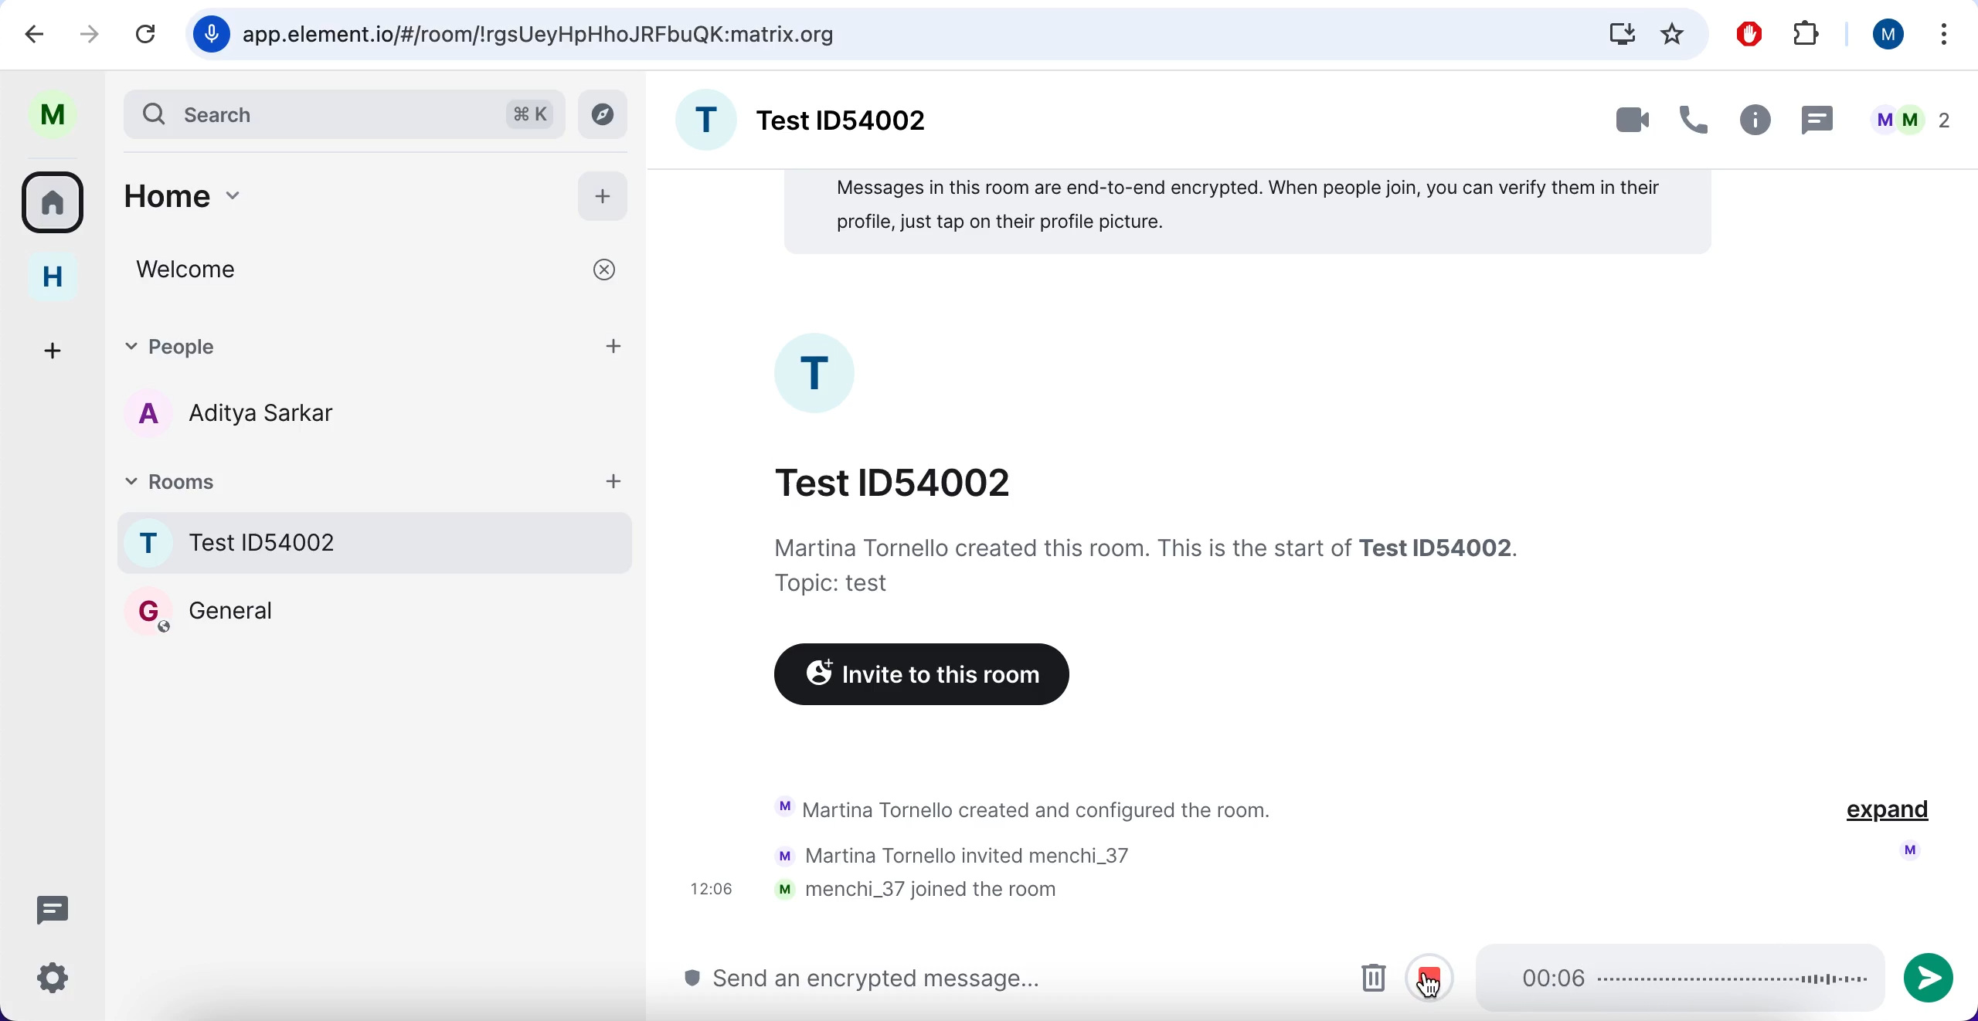 This screenshot has height=1021, width=1978. Describe the element at coordinates (208, 34) in the screenshot. I see `voice record` at that location.